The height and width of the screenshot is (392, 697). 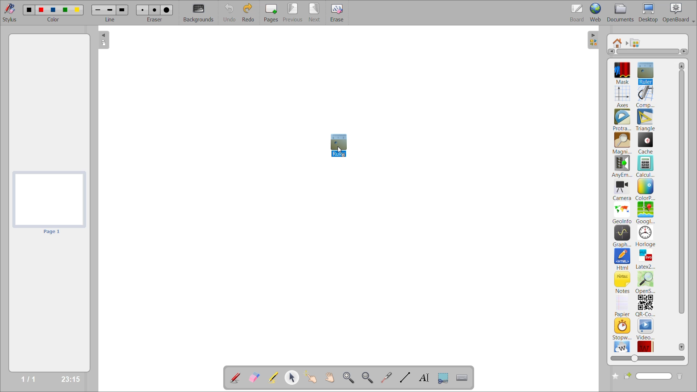 I want to click on annotate document, so click(x=234, y=377).